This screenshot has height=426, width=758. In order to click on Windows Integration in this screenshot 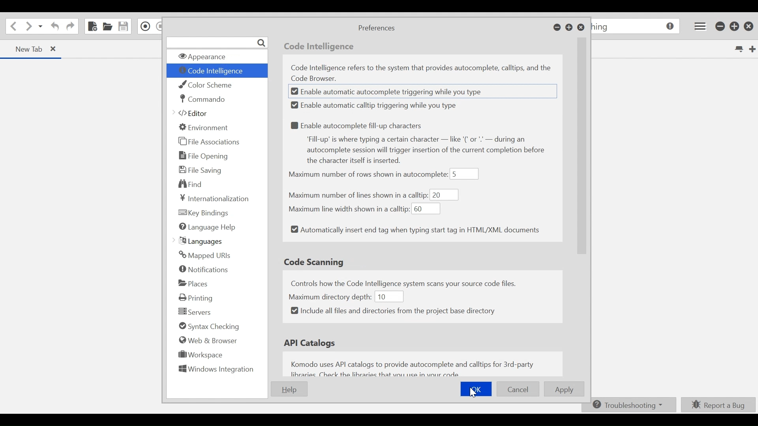, I will do `click(216, 371)`.